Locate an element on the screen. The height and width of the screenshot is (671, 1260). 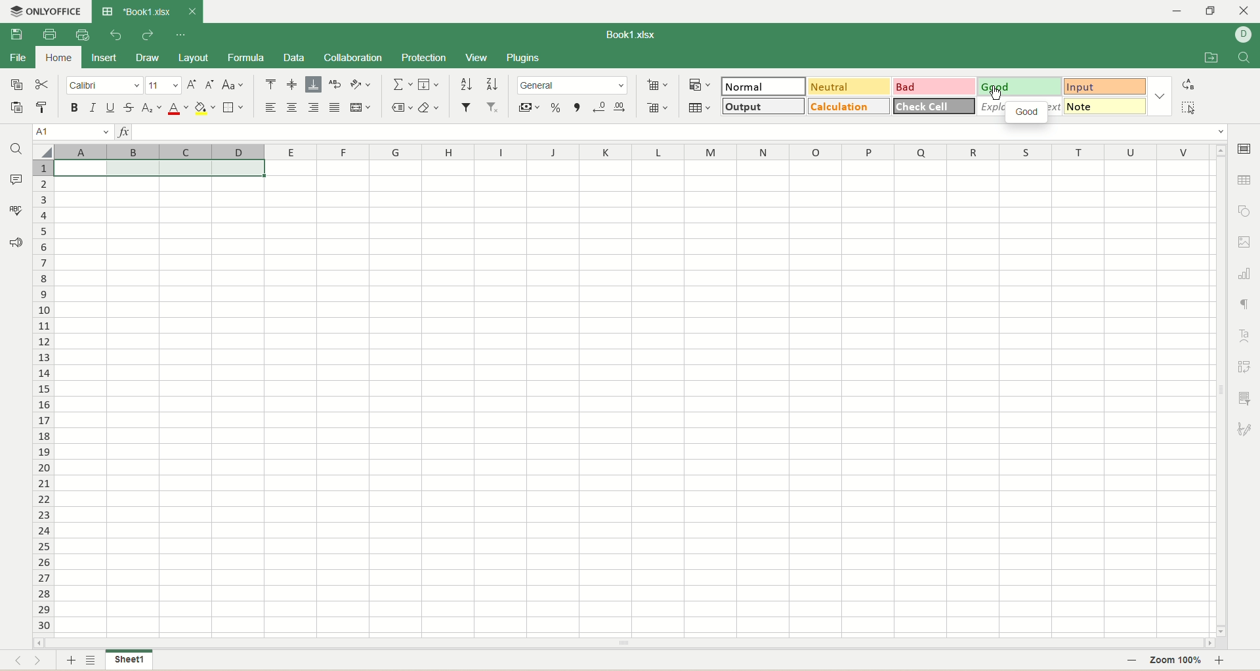
sheet list is located at coordinates (93, 661).